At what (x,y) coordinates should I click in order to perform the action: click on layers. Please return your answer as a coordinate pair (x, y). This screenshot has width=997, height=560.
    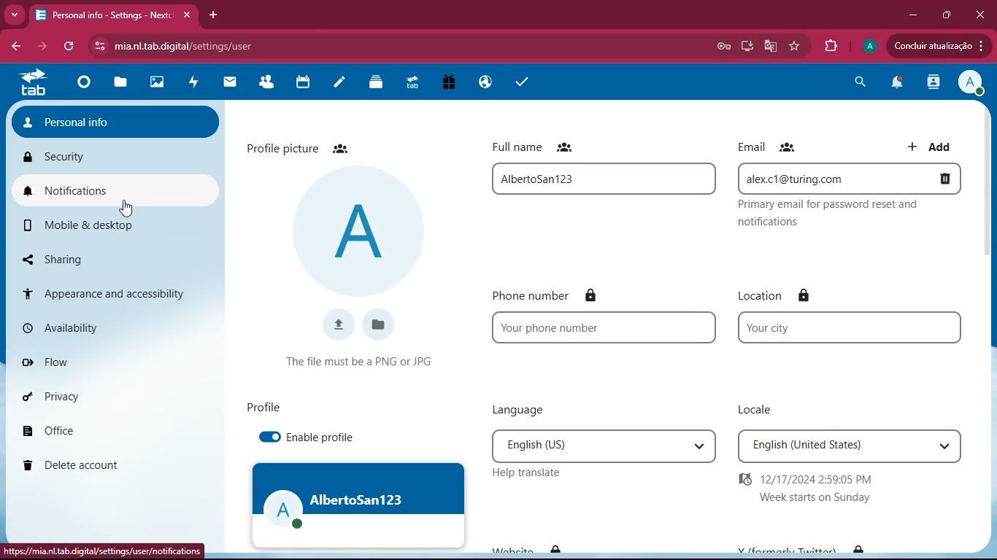
    Looking at the image, I should click on (372, 84).